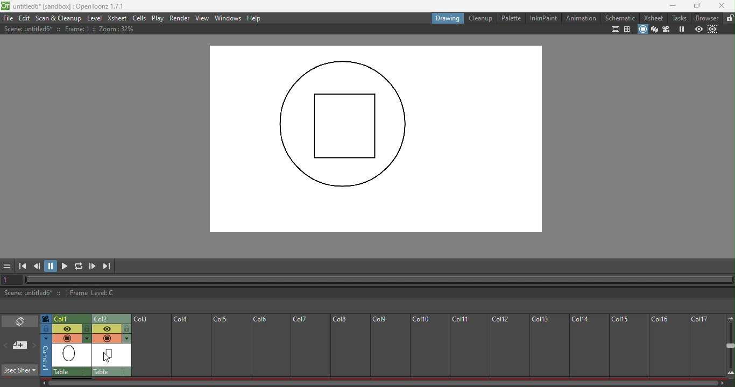 This screenshot has width=735, height=387. I want to click on Click to select camera, so click(46, 355).